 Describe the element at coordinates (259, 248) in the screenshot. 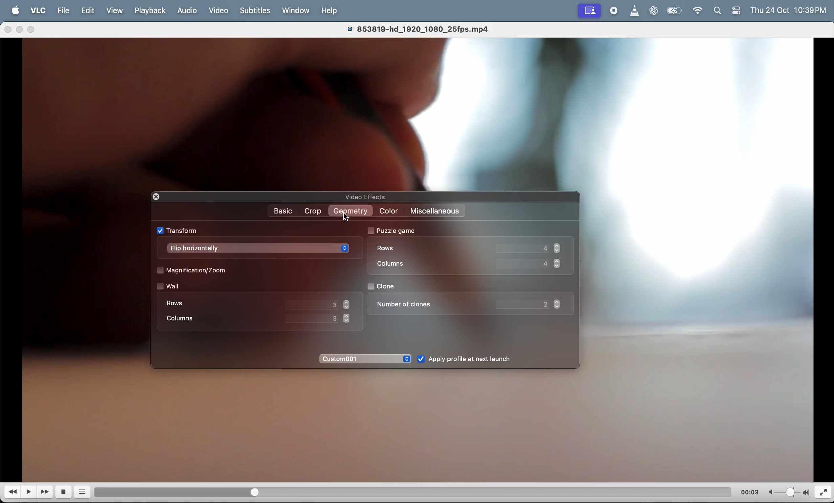

I see `flip horrizontally` at that location.